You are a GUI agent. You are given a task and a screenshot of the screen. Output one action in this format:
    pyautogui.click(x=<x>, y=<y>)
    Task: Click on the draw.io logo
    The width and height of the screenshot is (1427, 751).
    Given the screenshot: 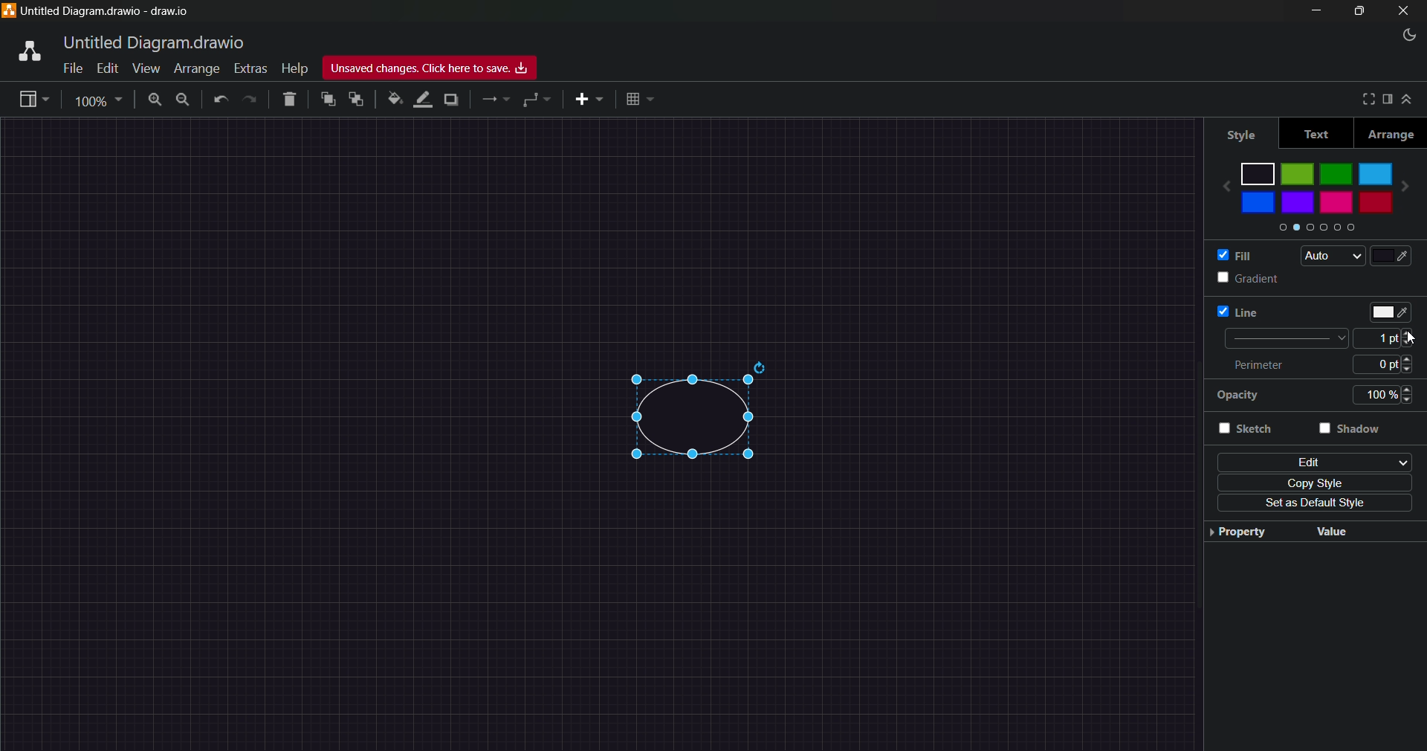 What is the action you would take?
    pyautogui.click(x=23, y=52)
    